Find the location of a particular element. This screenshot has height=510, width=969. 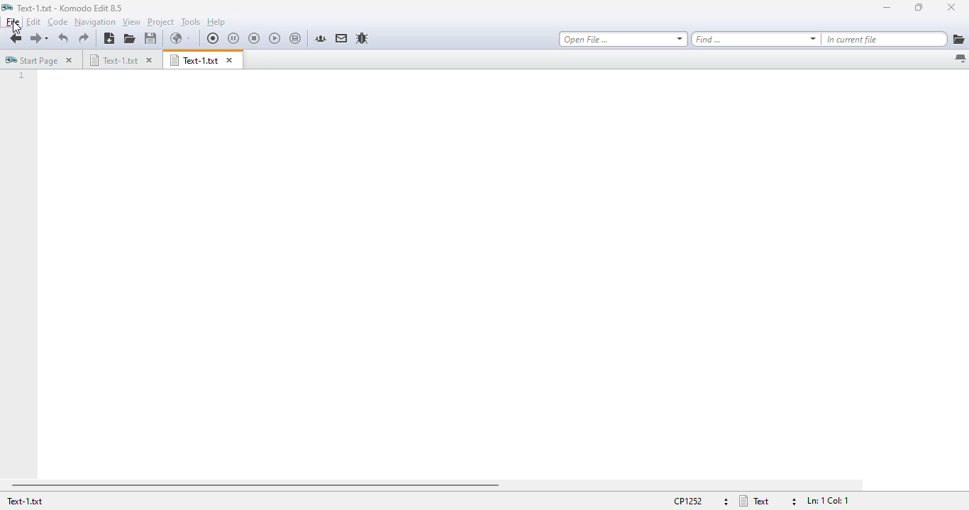

view is located at coordinates (131, 22).